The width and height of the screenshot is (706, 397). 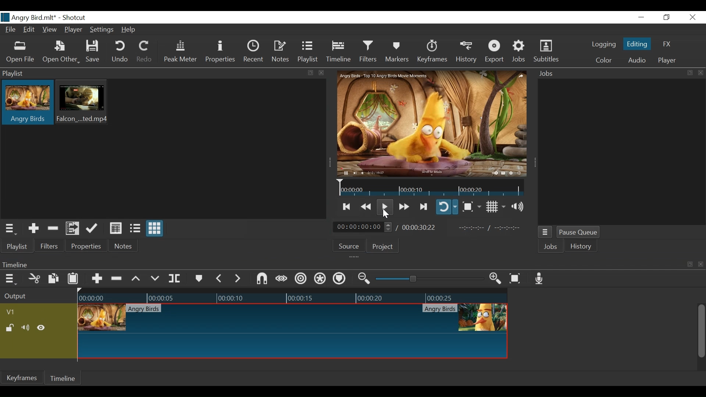 I want to click on Notes, so click(x=282, y=53).